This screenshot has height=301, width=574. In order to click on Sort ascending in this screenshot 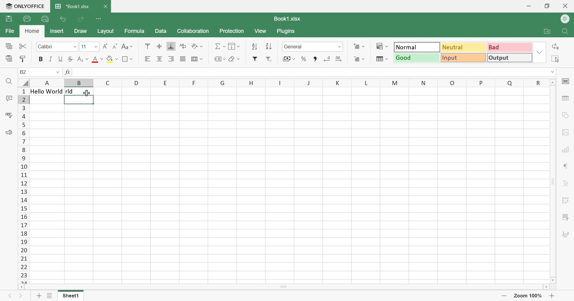, I will do `click(254, 46)`.